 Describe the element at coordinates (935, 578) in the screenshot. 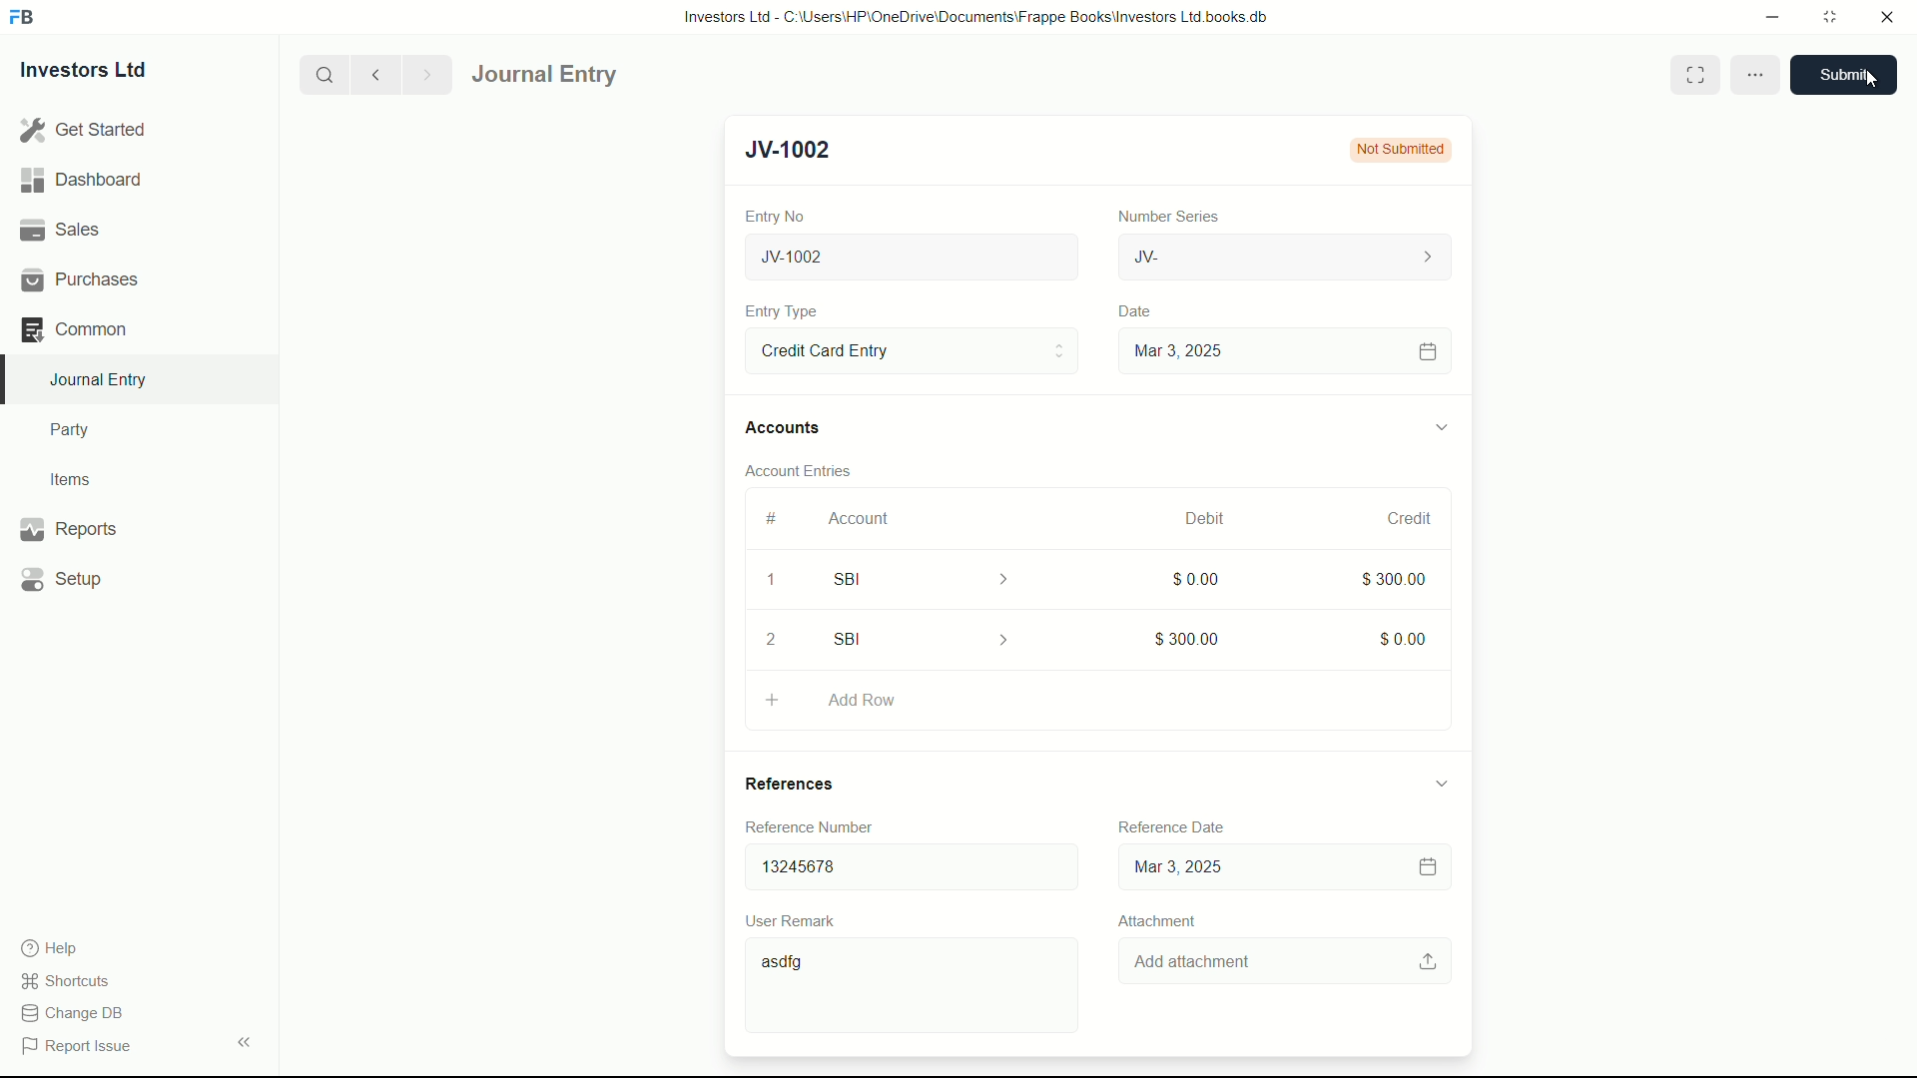

I see `SBI` at that location.